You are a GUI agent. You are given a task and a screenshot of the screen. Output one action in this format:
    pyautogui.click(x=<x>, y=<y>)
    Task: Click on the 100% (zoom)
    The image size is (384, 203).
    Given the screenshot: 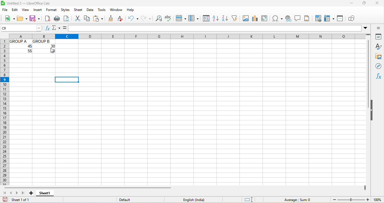 What is the action you would take?
    pyautogui.click(x=378, y=200)
    